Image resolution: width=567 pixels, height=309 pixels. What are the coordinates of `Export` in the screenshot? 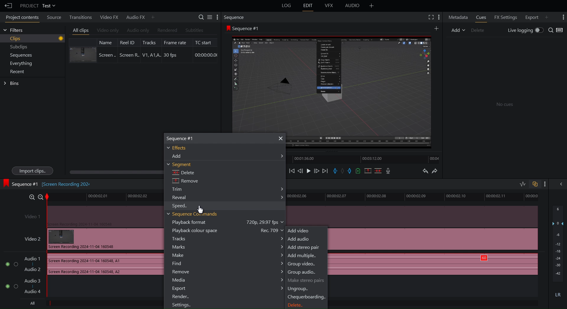 It's located at (530, 17).